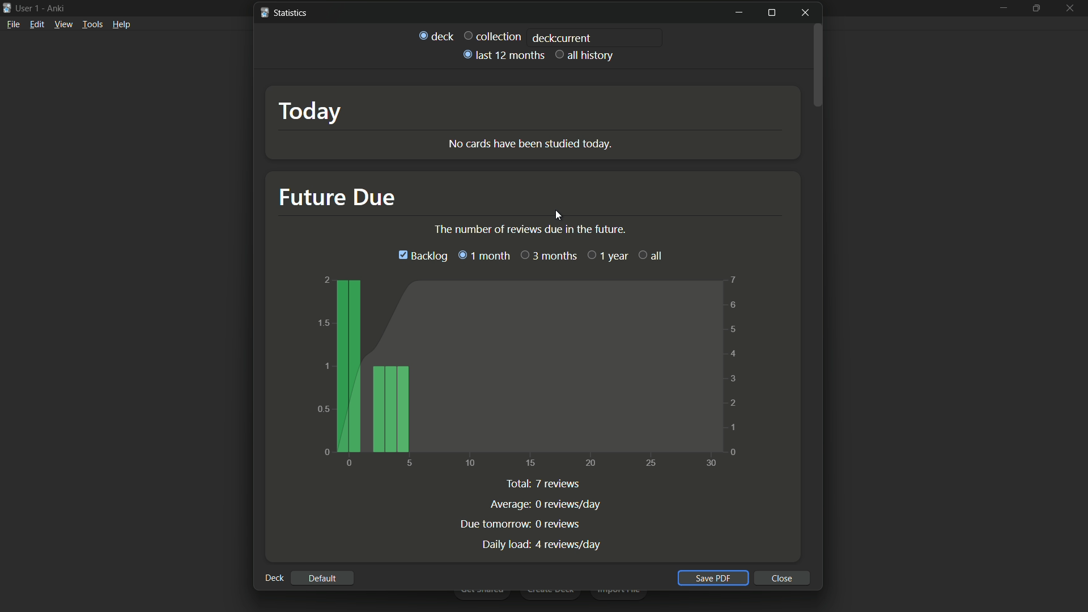 This screenshot has height=612, width=1088. Describe the element at coordinates (1002, 9) in the screenshot. I see `minimize` at that location.